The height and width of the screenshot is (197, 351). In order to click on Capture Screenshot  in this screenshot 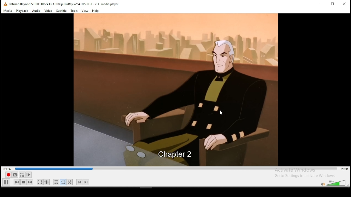, I will do `click(15, 175)`.